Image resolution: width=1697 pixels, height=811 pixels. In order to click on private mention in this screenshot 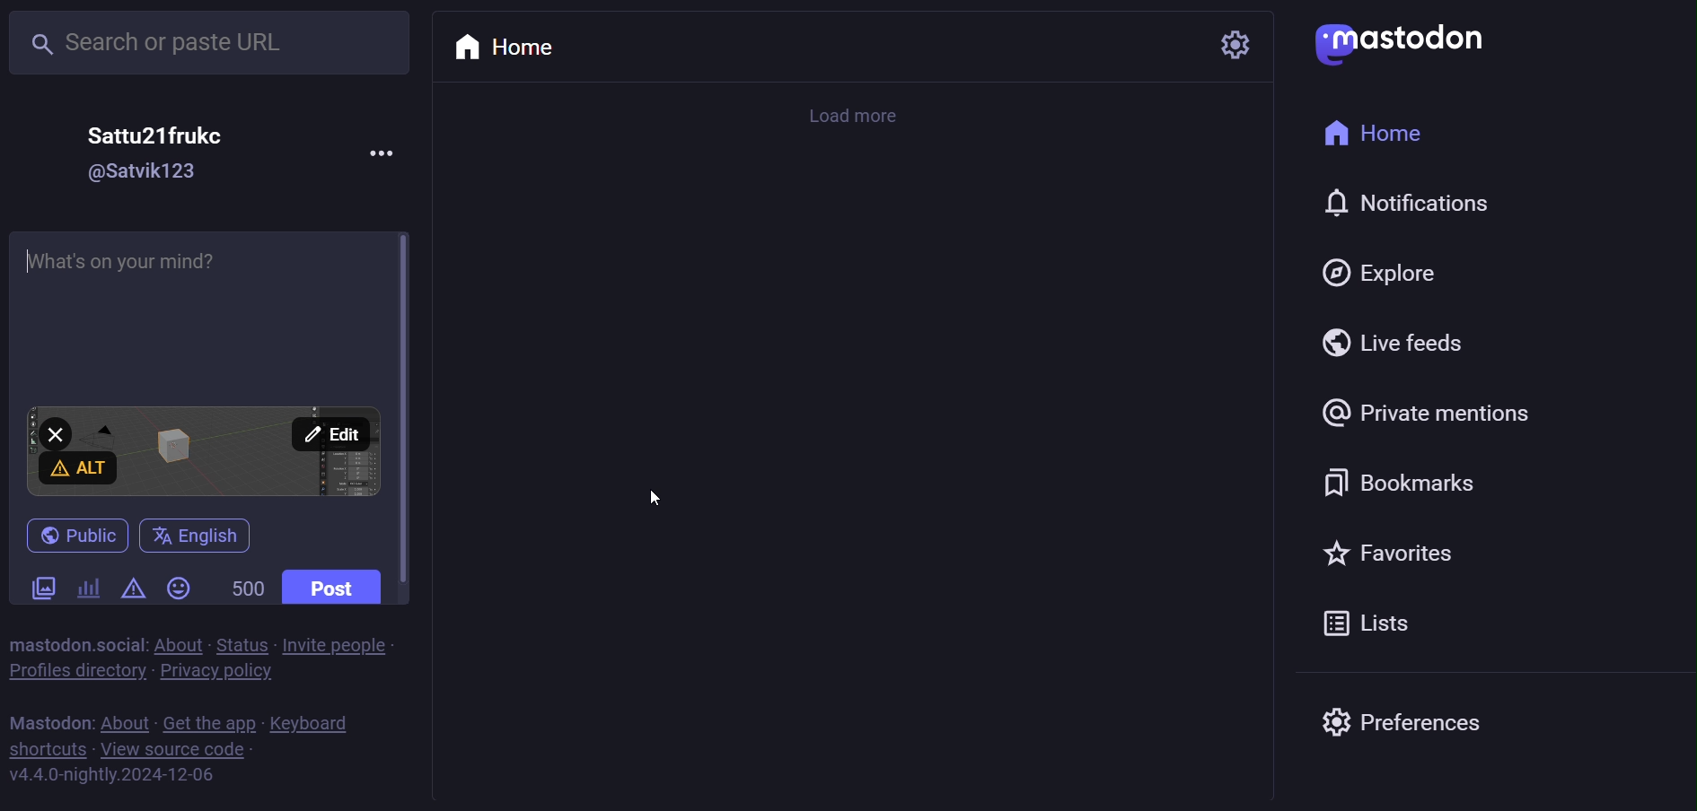, I will do `click(1428, 414)`.